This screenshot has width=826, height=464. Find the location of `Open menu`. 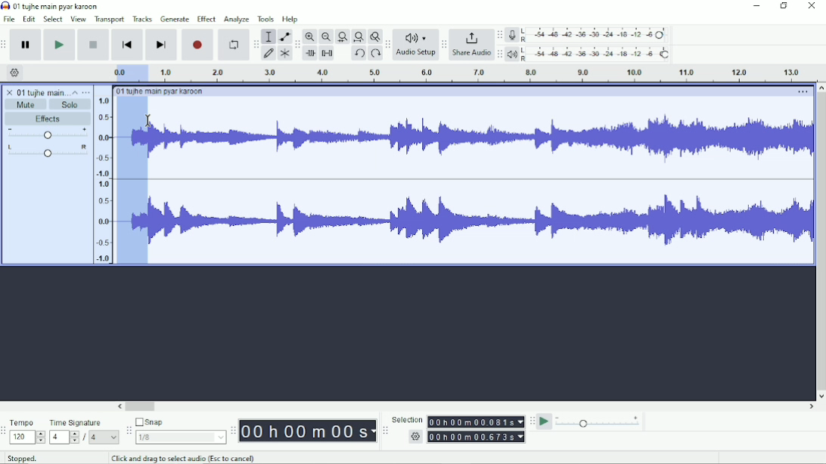

Open menu is located at coordinates (86, 92).